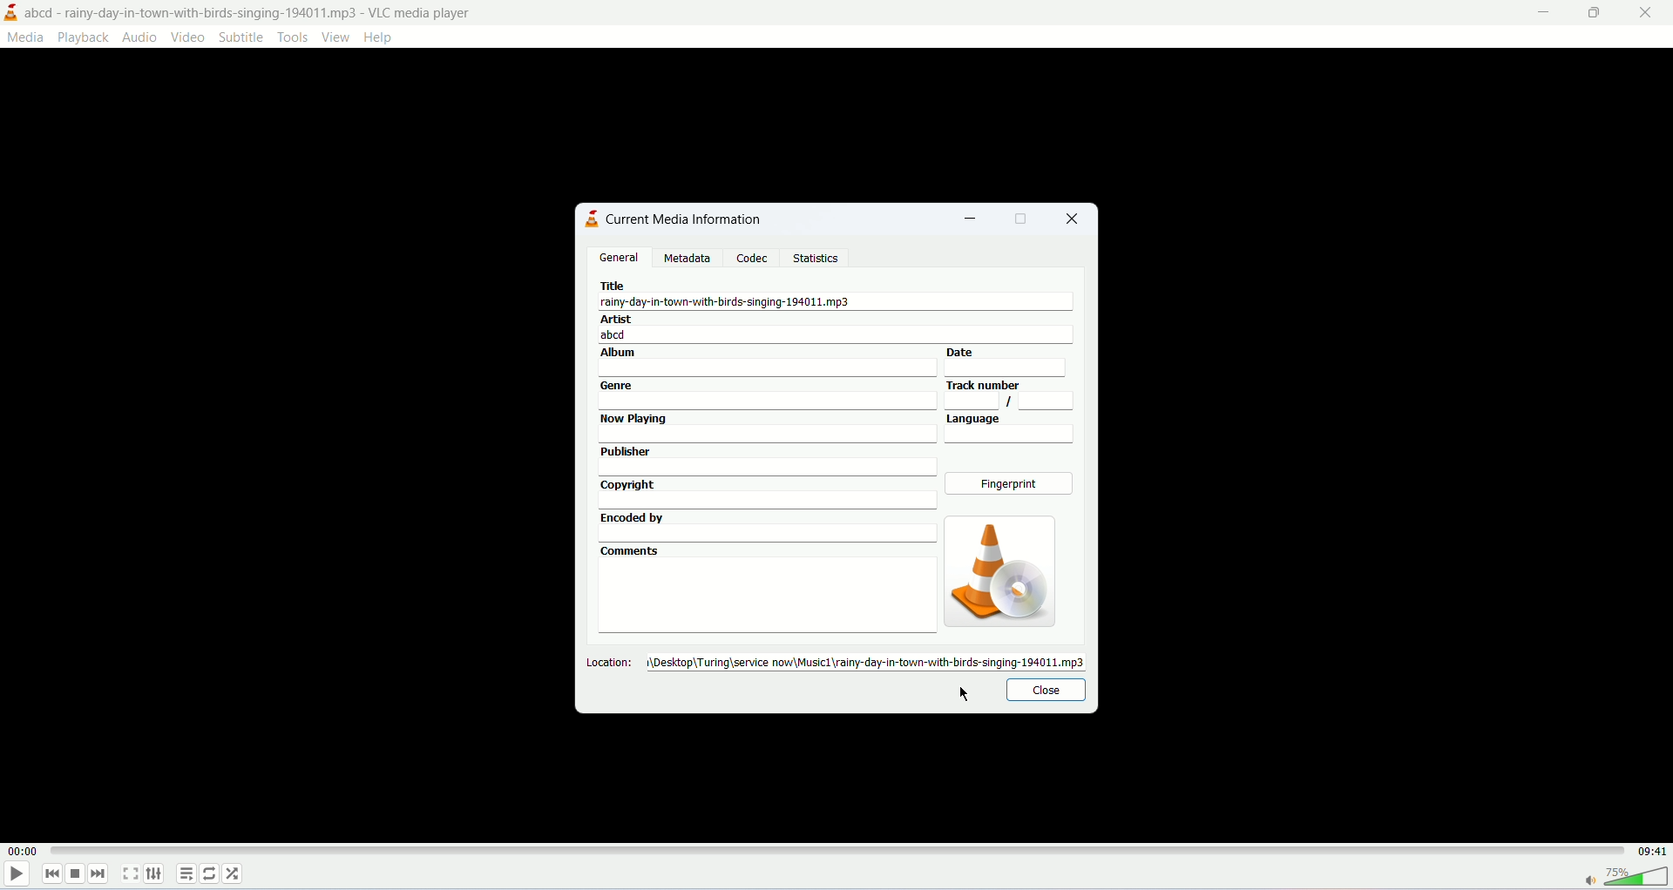 The image size is (1673, 890). What do you see at coordinates (620, 256) in the screenshot?
I see `general` at bounding box center [620, 256].